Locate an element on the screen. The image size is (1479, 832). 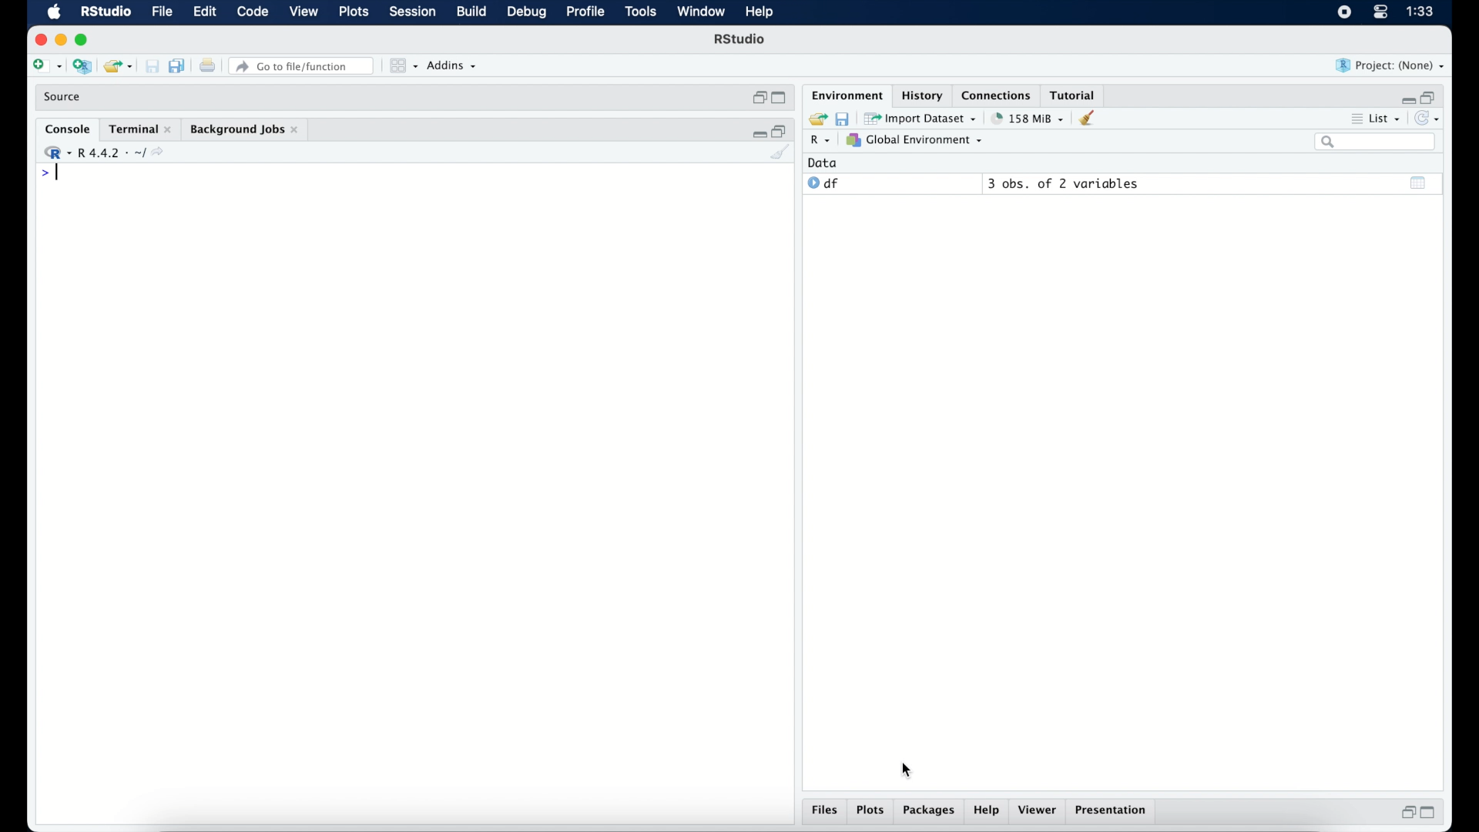
restore down is located at coordinates (757, 98).